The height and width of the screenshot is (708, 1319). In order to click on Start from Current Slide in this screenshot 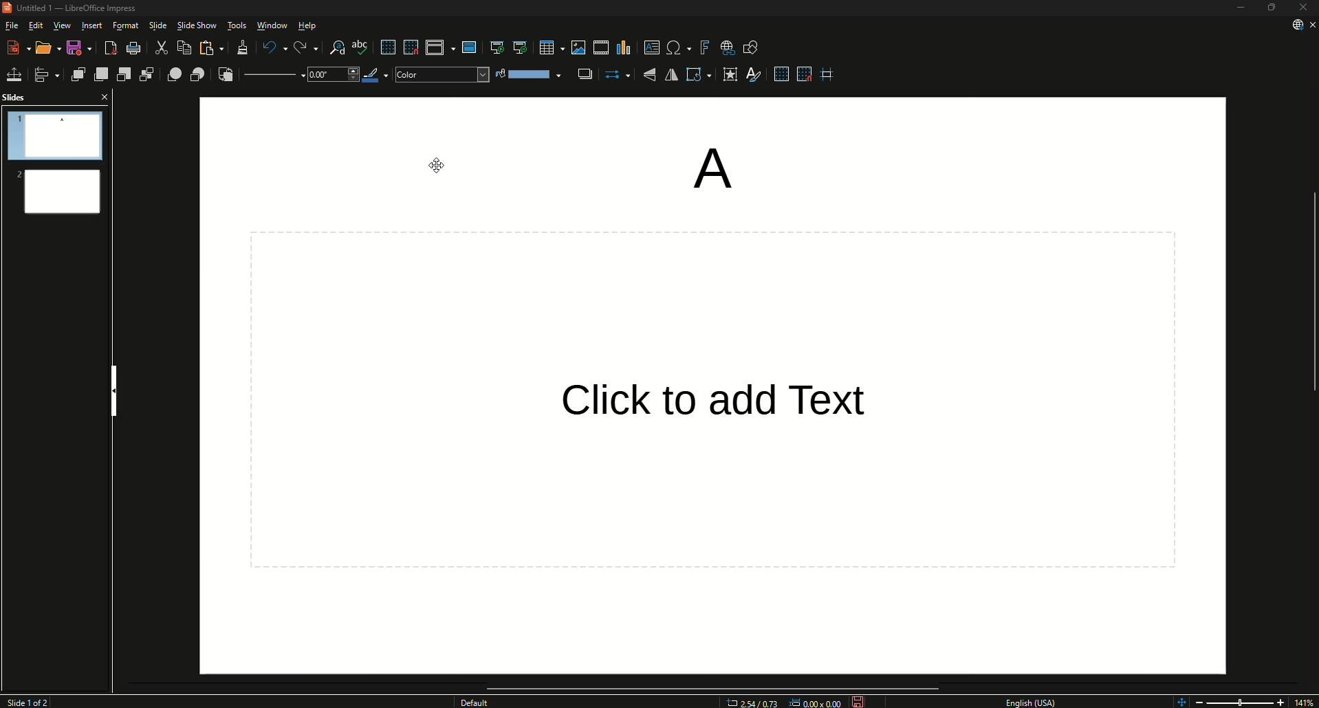, I will do `click(519, 46)`.